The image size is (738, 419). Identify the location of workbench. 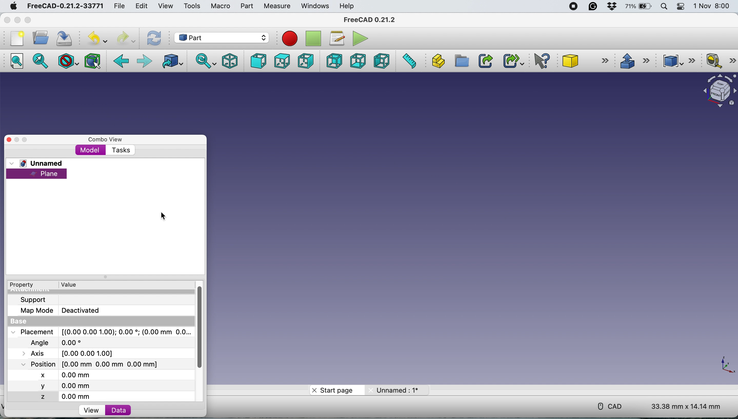
(222, 37).